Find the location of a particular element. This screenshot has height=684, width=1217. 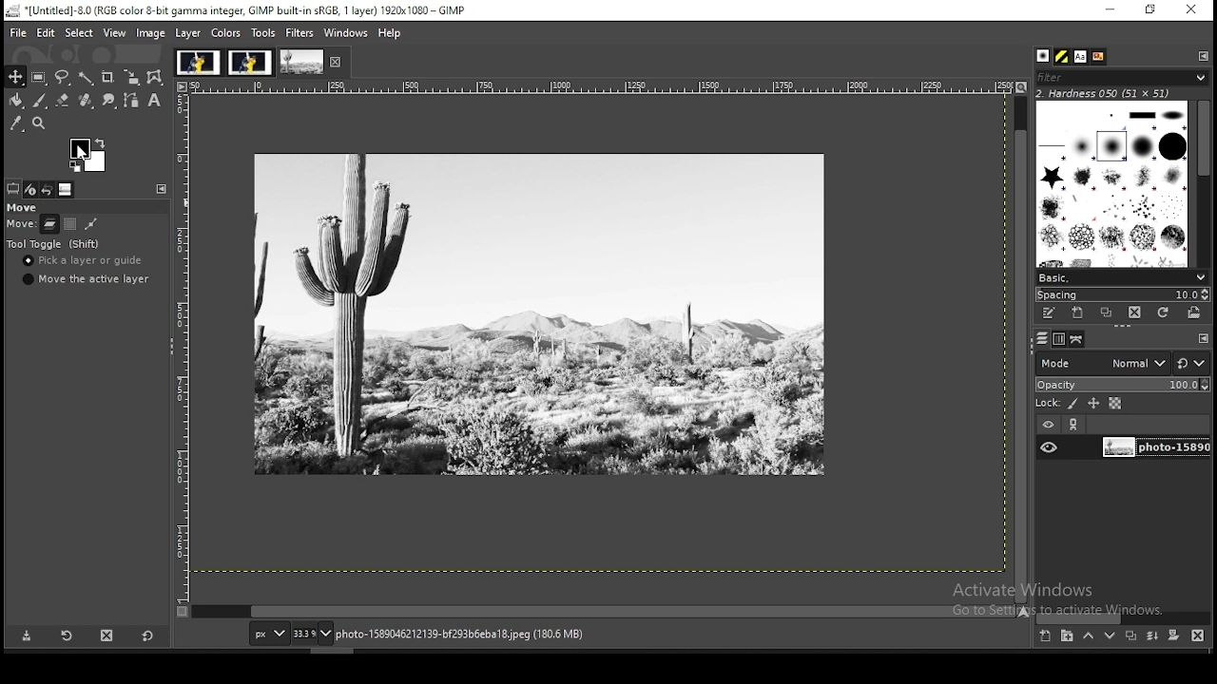

fuzzy selection tool is located at coordinates (87, 77).